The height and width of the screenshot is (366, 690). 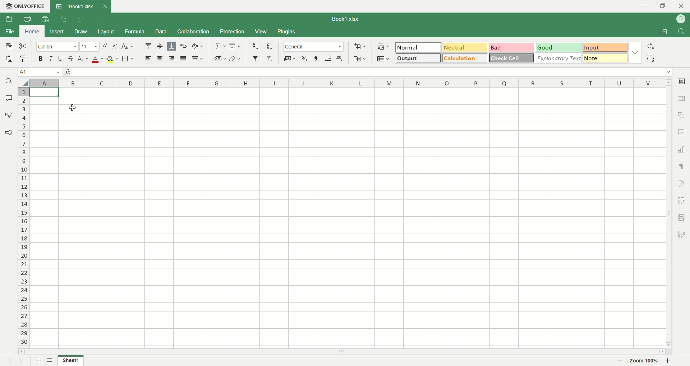 What do you see at coordinates (465, 58) in the screenshot?
I see `calculation` at bounding box center [465, 58].